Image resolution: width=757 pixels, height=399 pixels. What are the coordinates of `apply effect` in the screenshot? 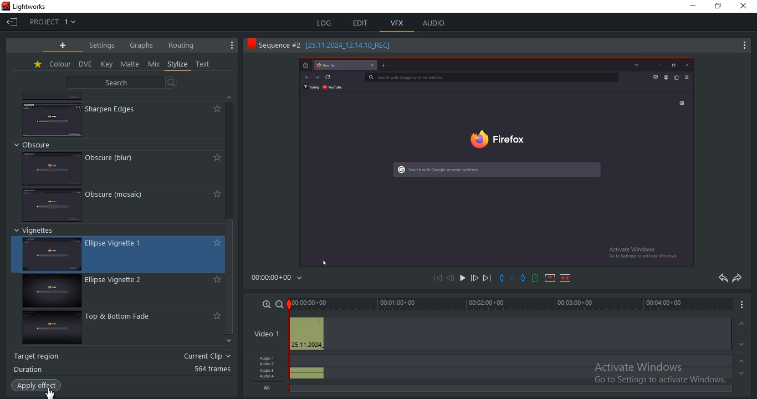 It's located at (38, 386).